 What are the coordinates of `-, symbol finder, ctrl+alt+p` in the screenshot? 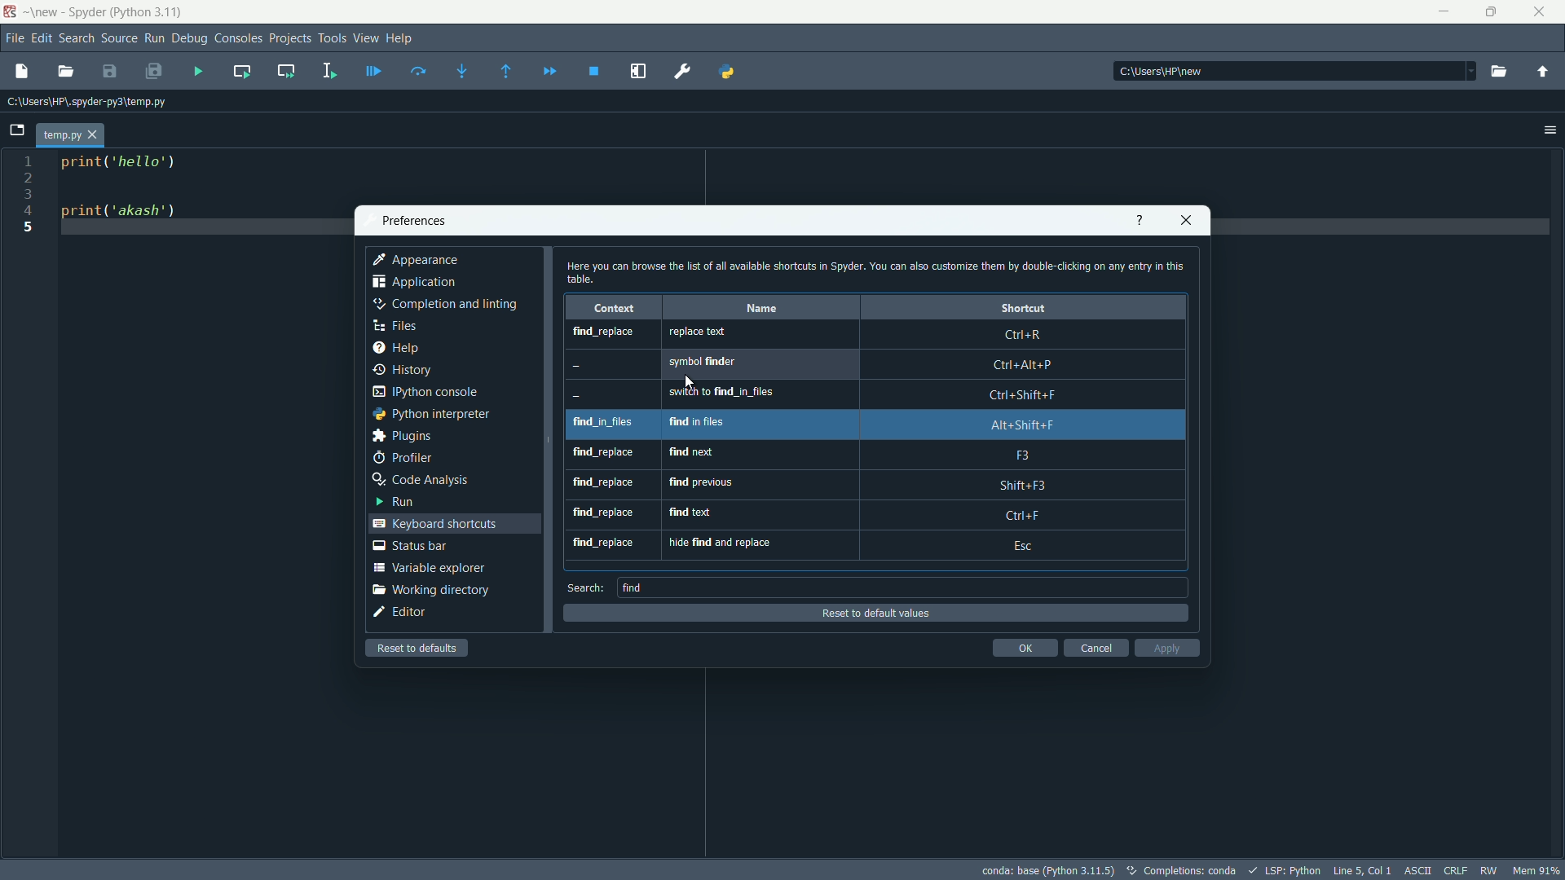 It's located at (870, 365).